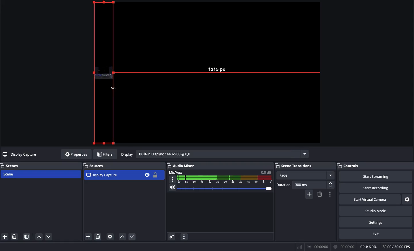 The width and height of the screenshot is (414, 251). What do you see at coordinates (133, 237) in the screenshot?
I see `Down` at bounding box center [133, 237].